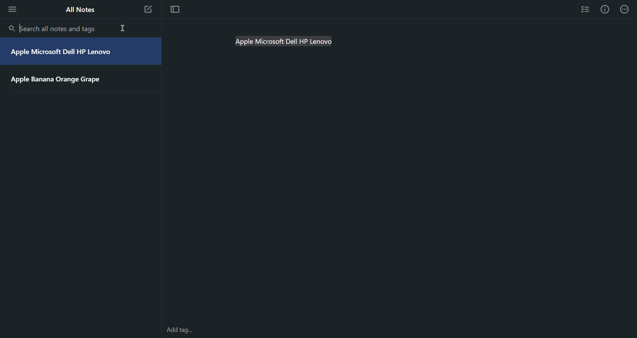 This screenshot has width=637, height=338. What do you see at coordinates (148, 10) in the screenshot?
I see `New Note` at bounding box center [148, 10].